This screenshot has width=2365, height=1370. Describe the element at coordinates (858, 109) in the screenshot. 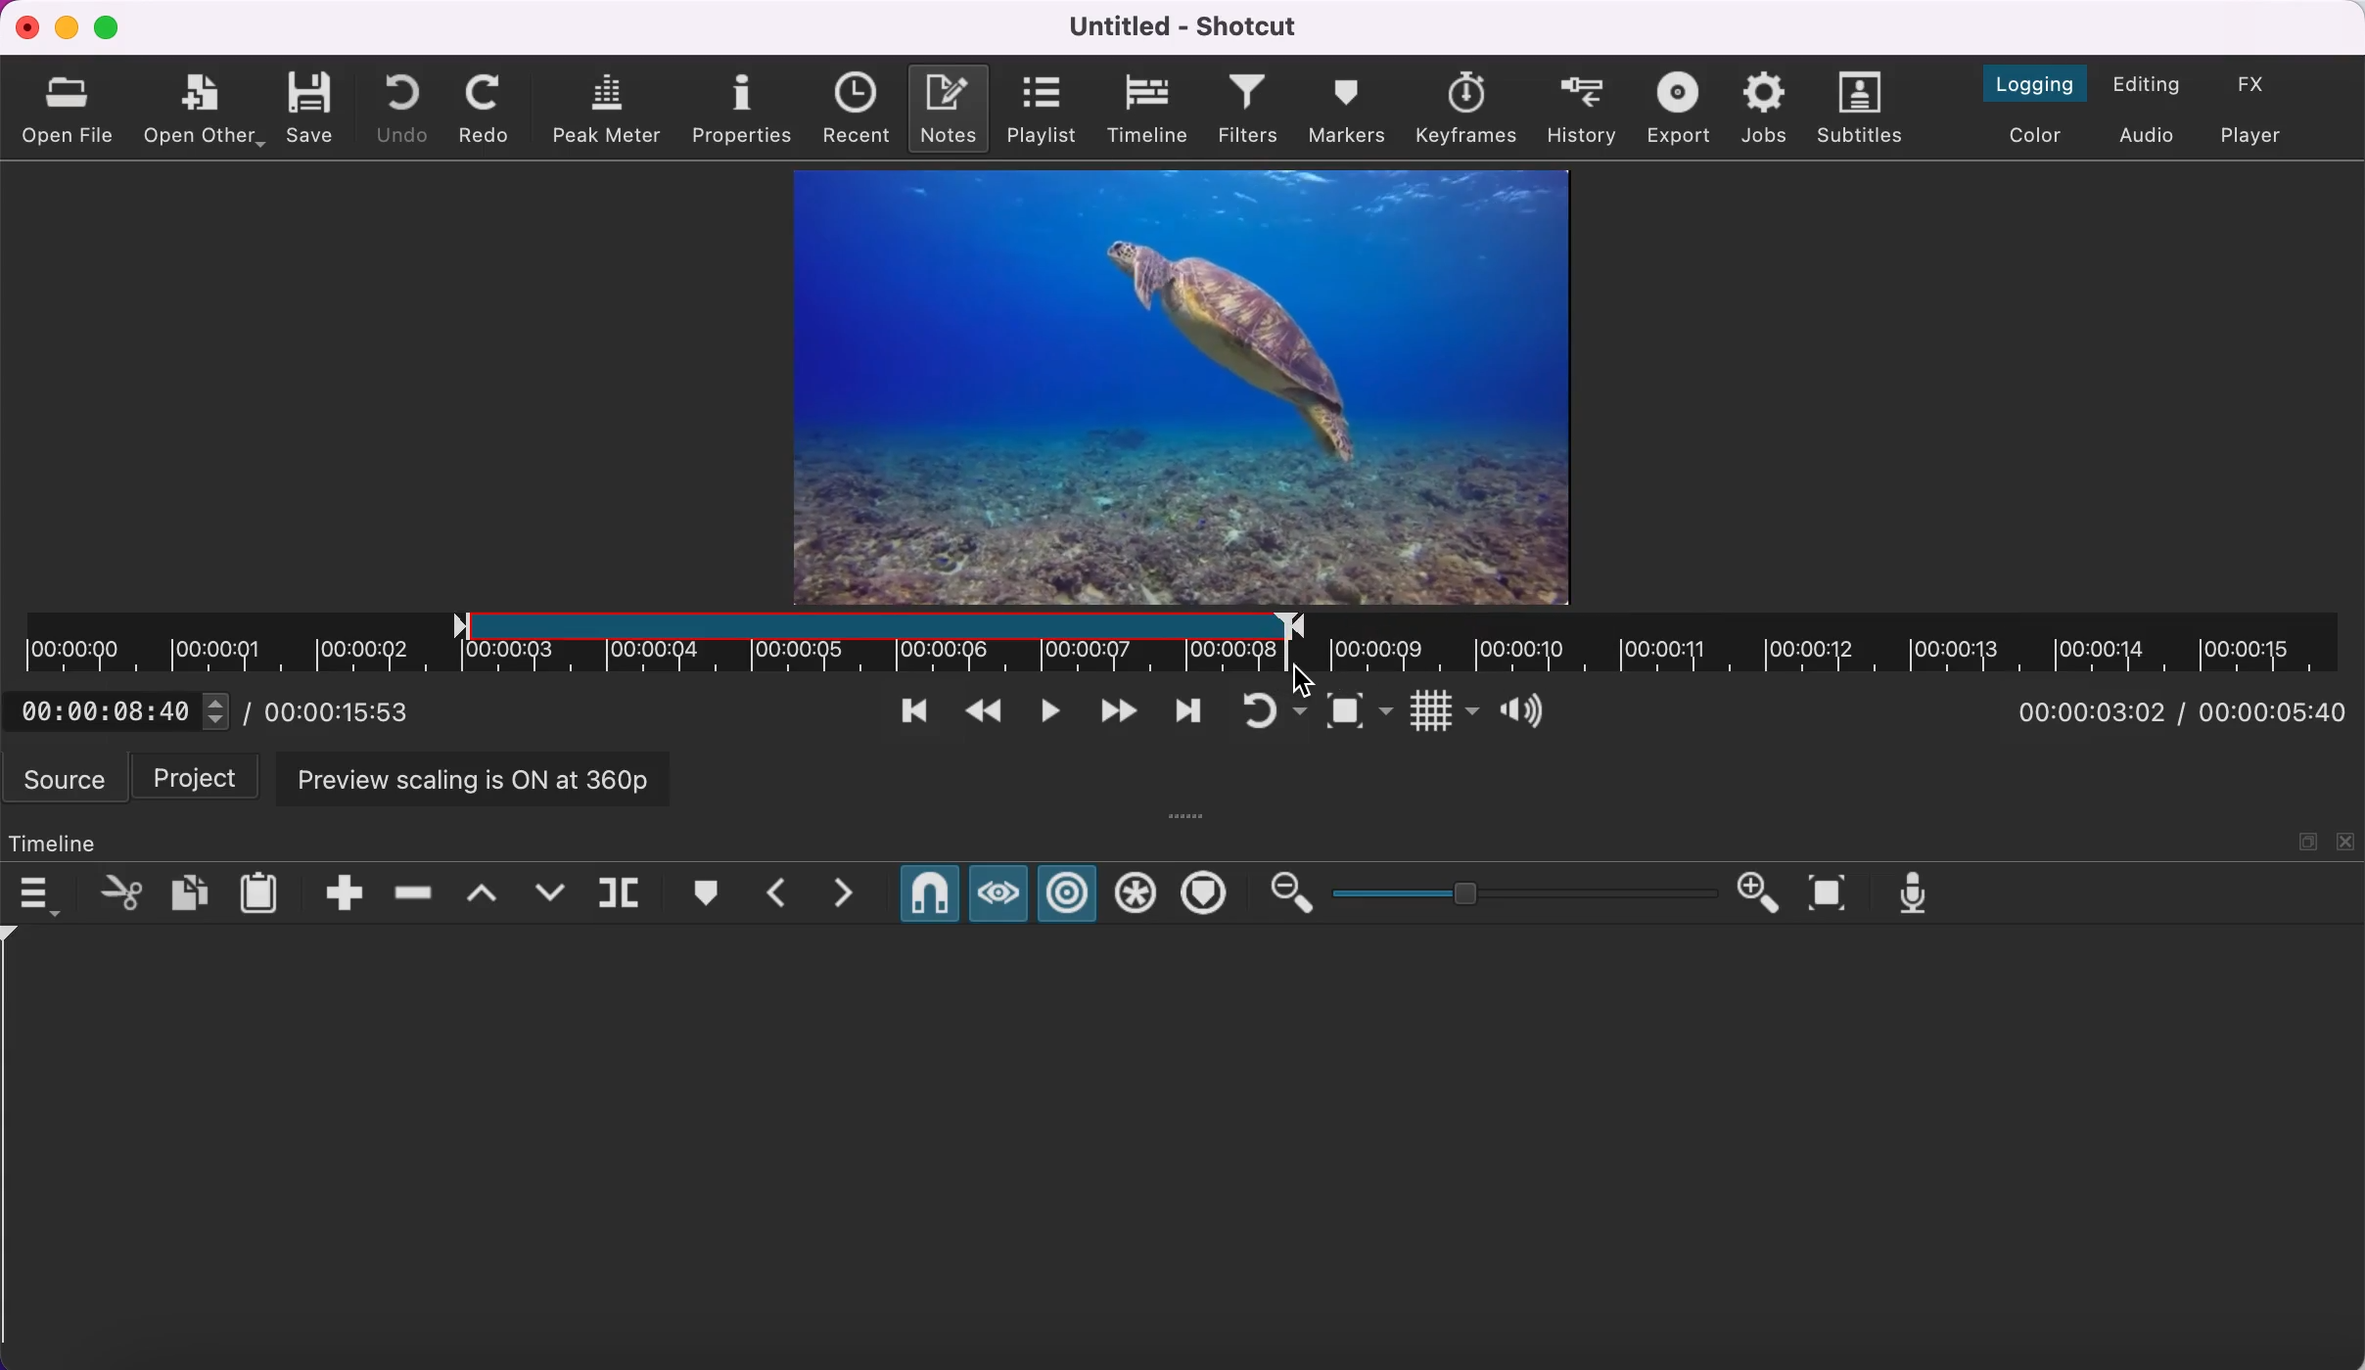

I see `recent` at that location.